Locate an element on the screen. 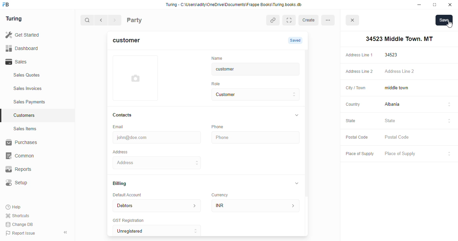 This screenshot has width=458, height=241. customer is located at coordinates (130, 41).